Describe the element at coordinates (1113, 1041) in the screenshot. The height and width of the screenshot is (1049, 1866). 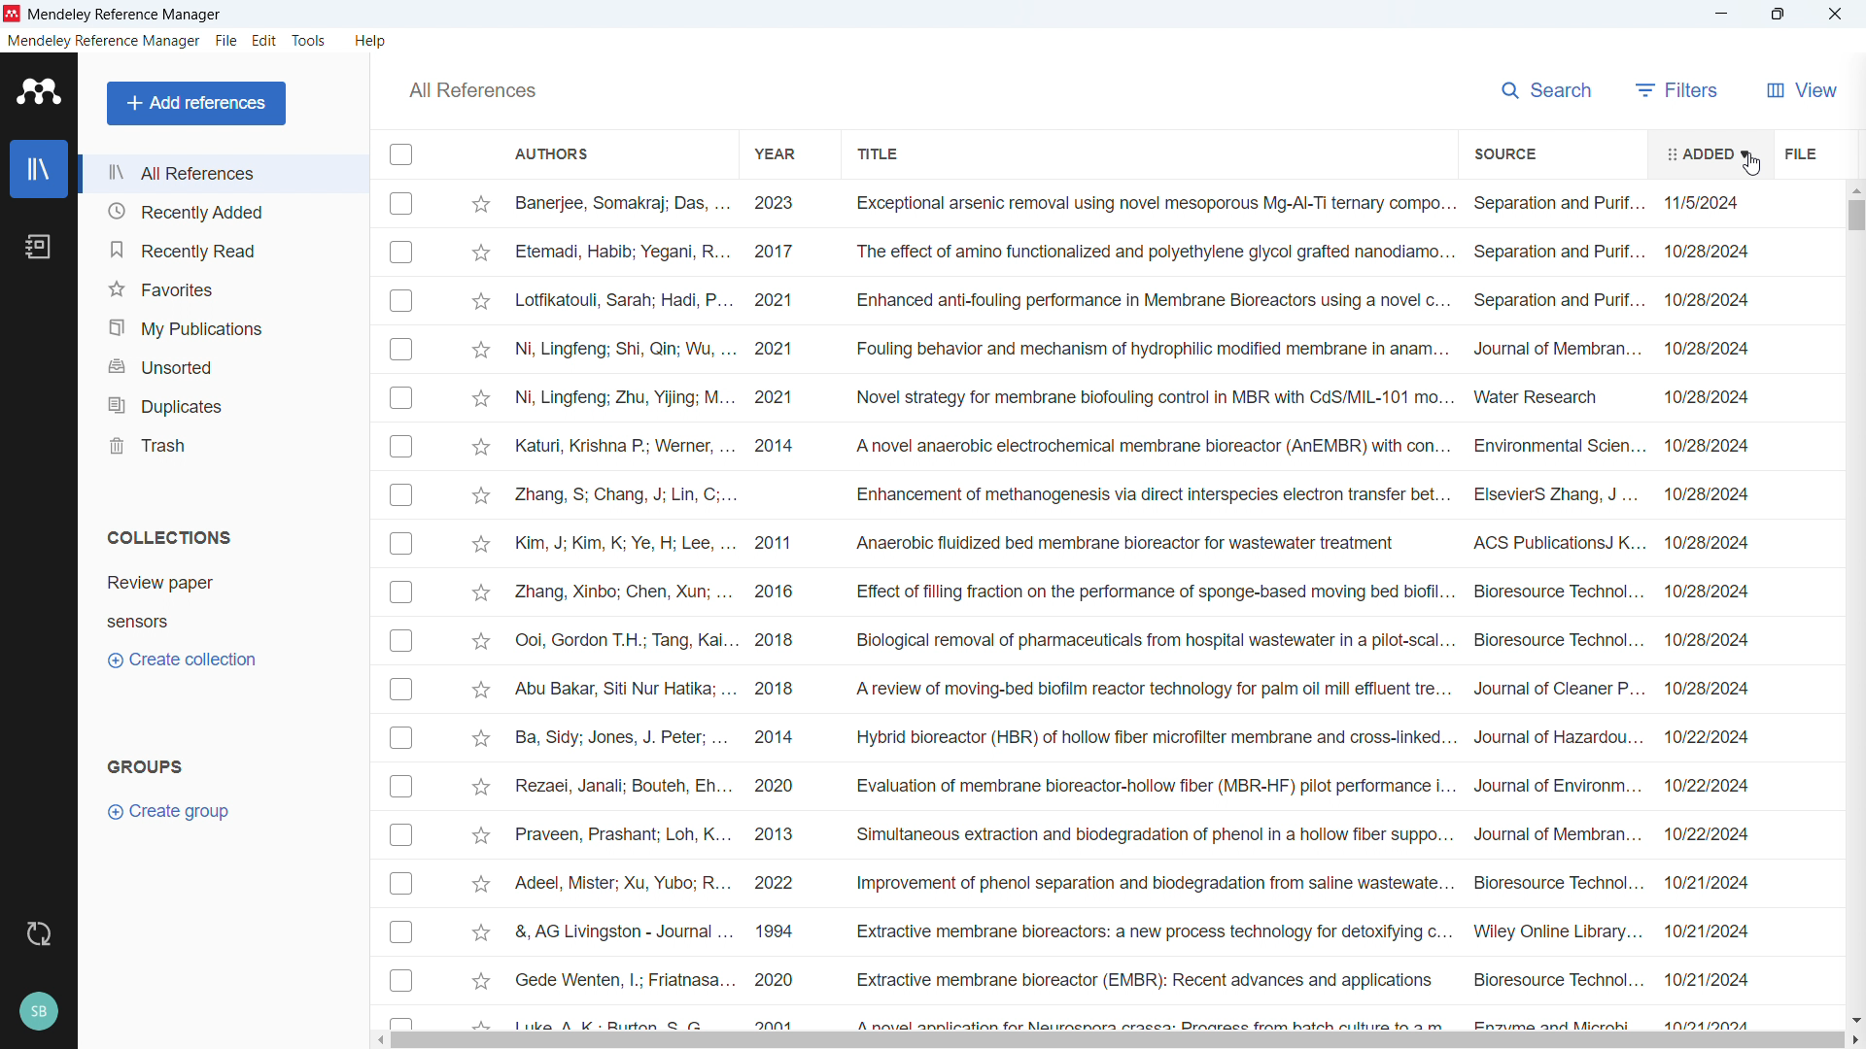
I see `Horizontal scrollbar ` at that location.